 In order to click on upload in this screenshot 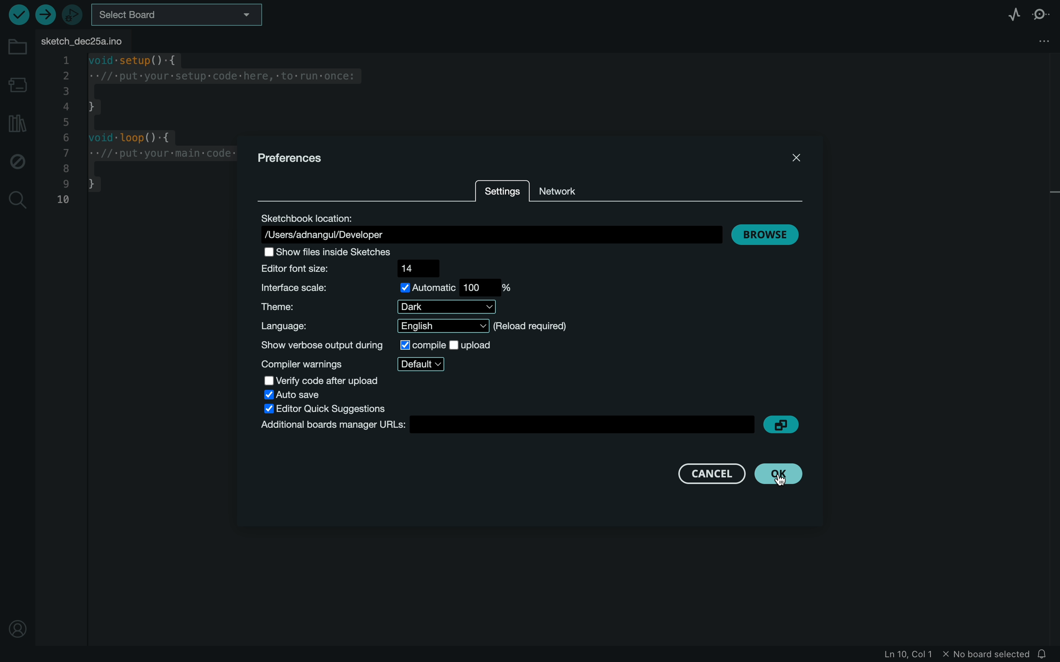, I will do `click(44, 14)`.